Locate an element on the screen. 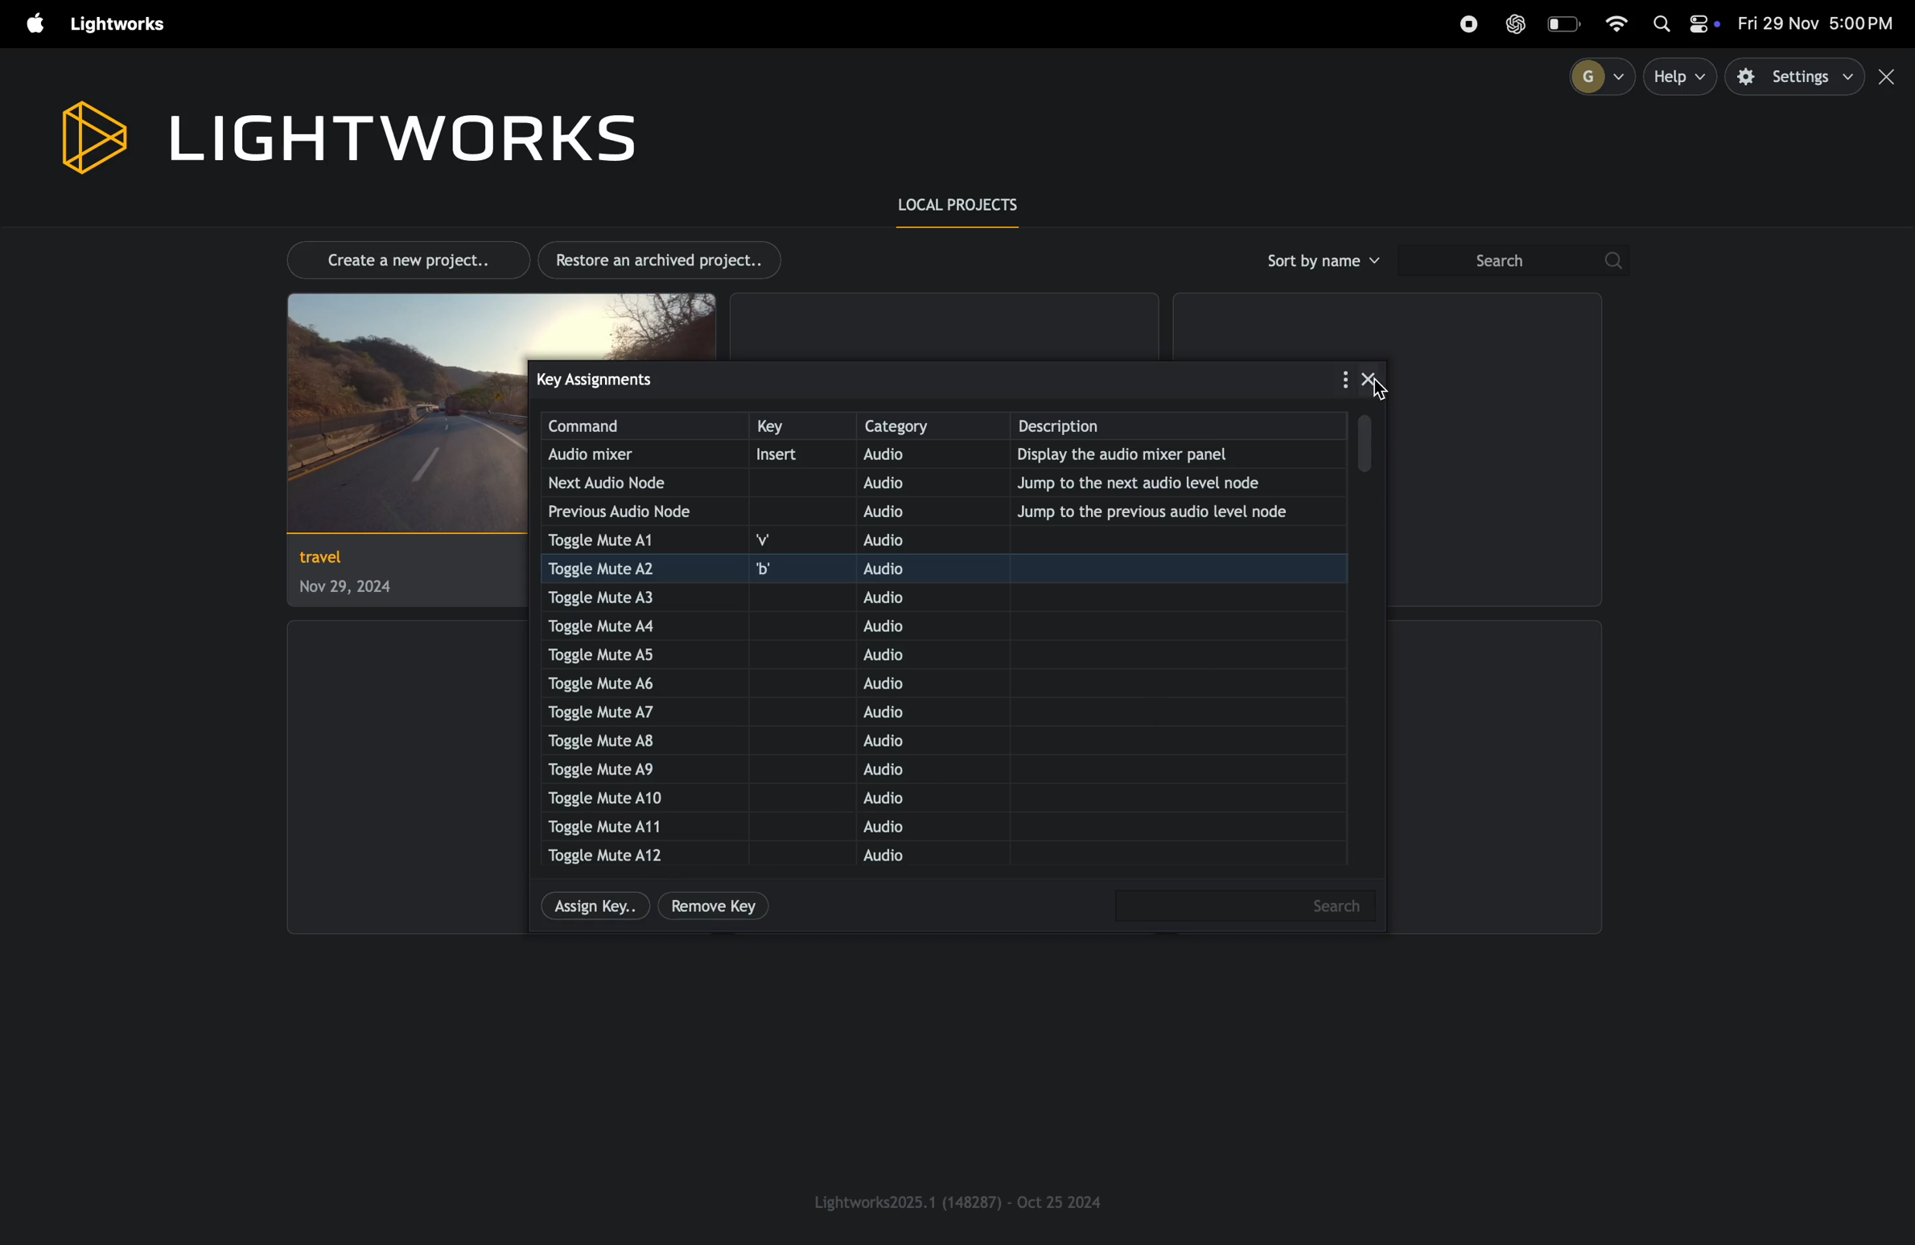  search is located at coordinates (1512, 261).